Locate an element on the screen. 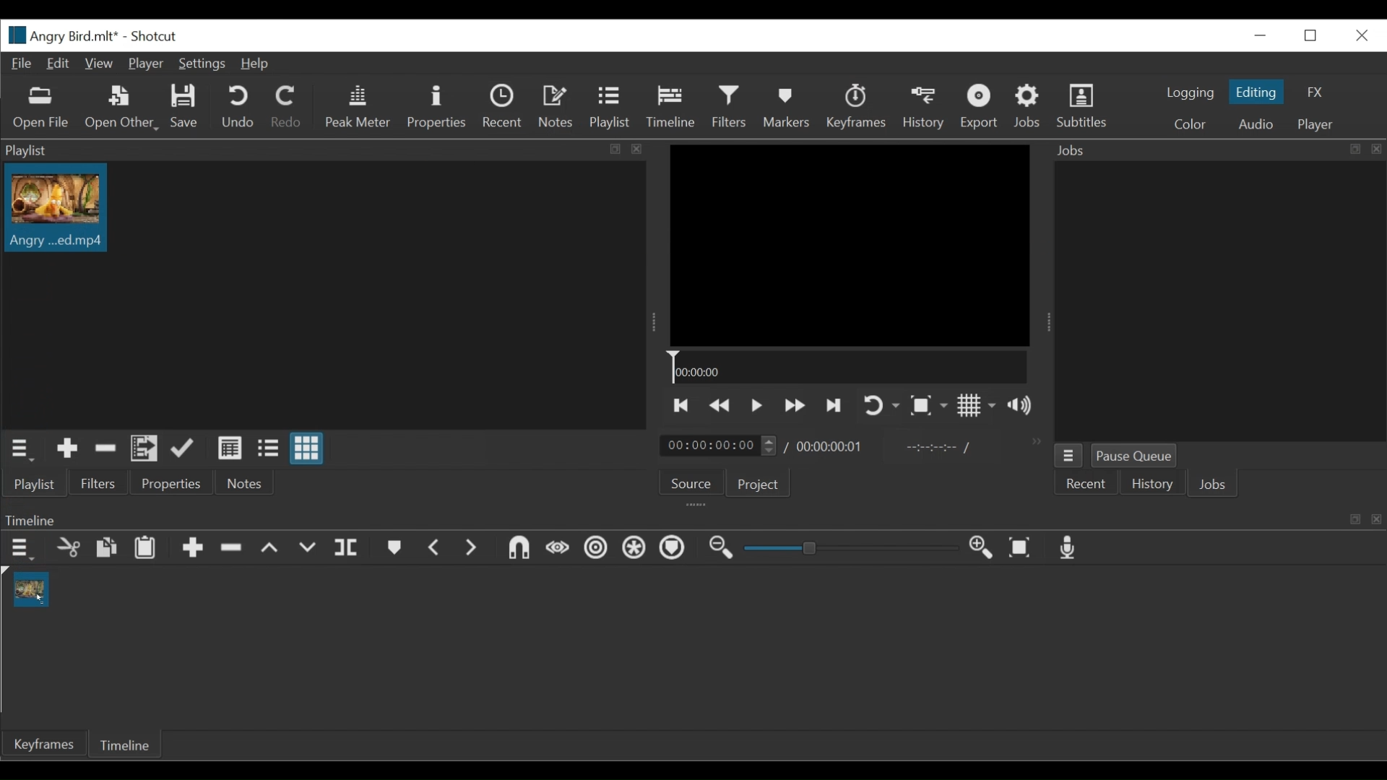  Editing is located at coordinates (1256, 92).